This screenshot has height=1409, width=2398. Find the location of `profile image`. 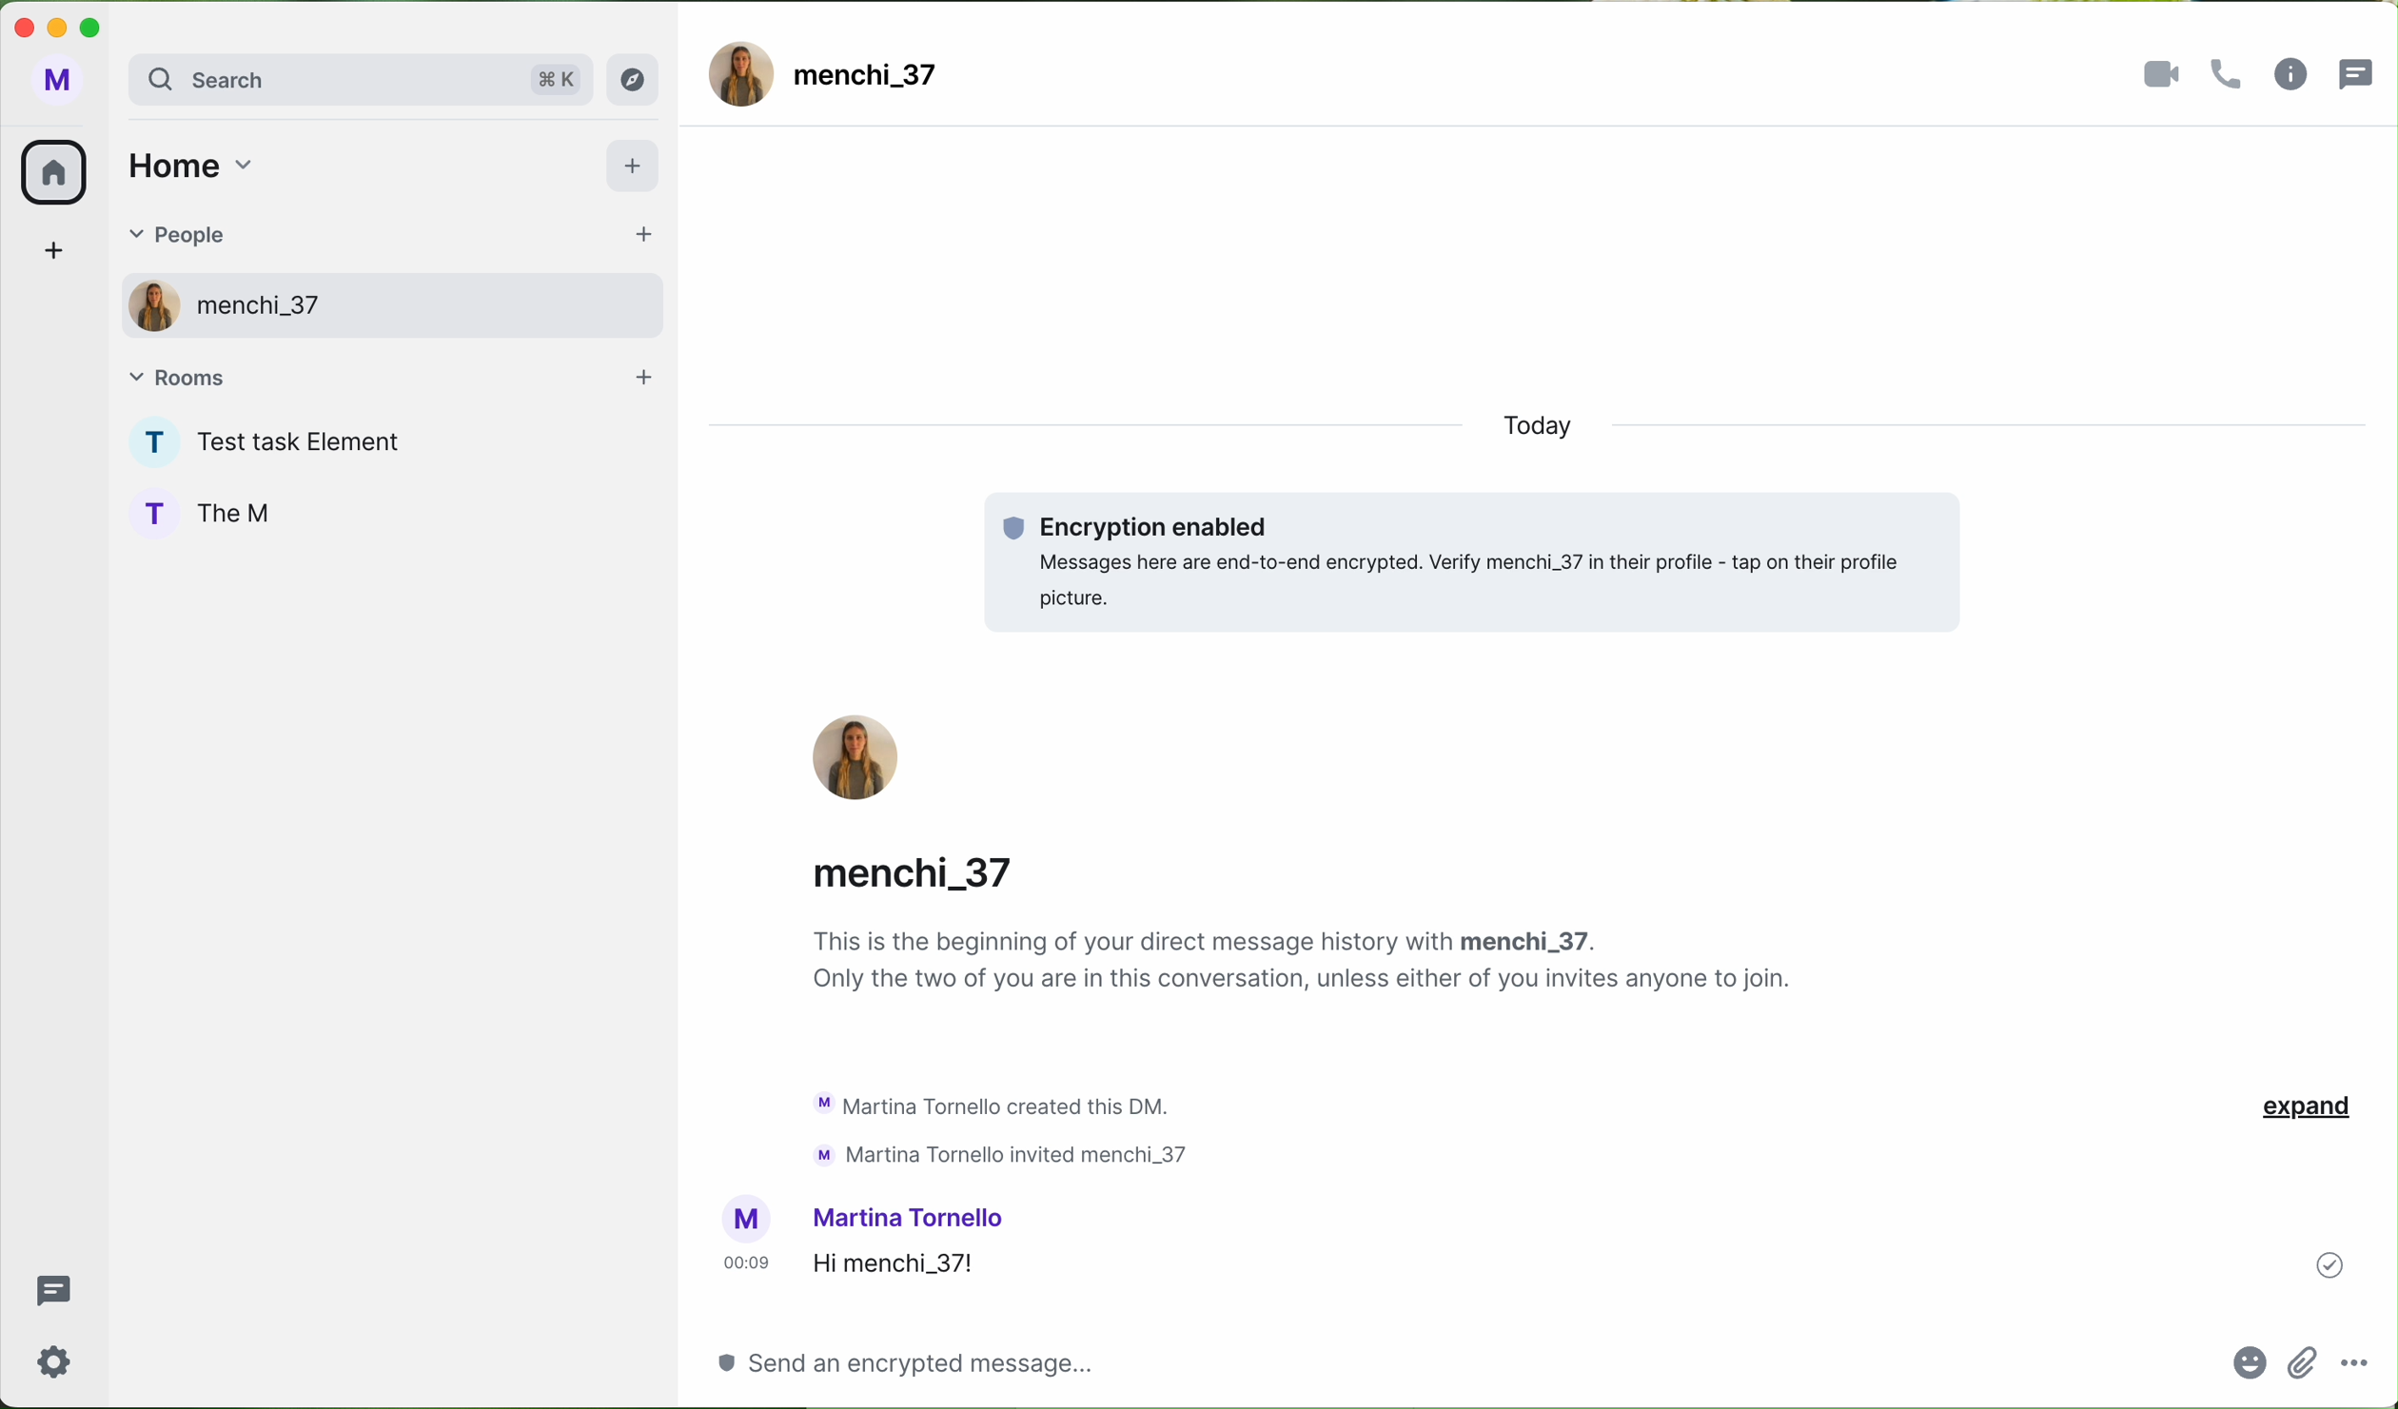

profile image is located at coordinates (741, 73).